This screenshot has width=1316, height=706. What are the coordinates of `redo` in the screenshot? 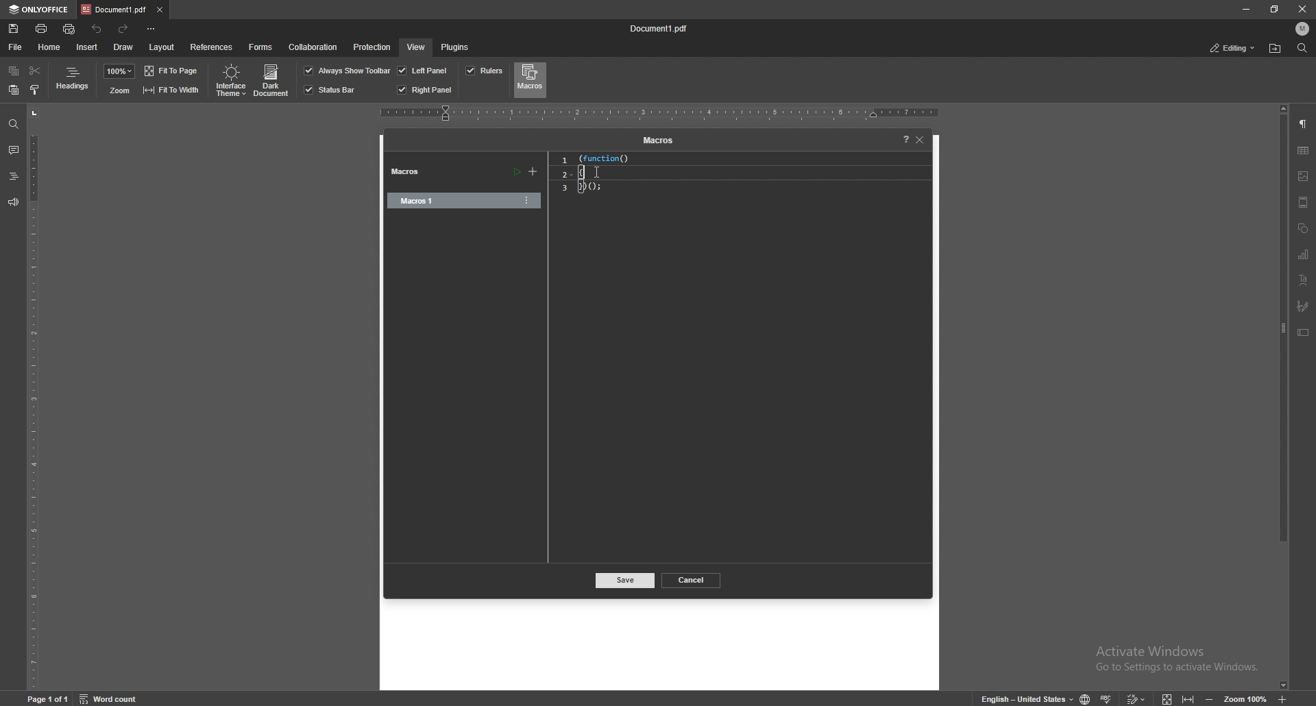 It's located at (125, 28).